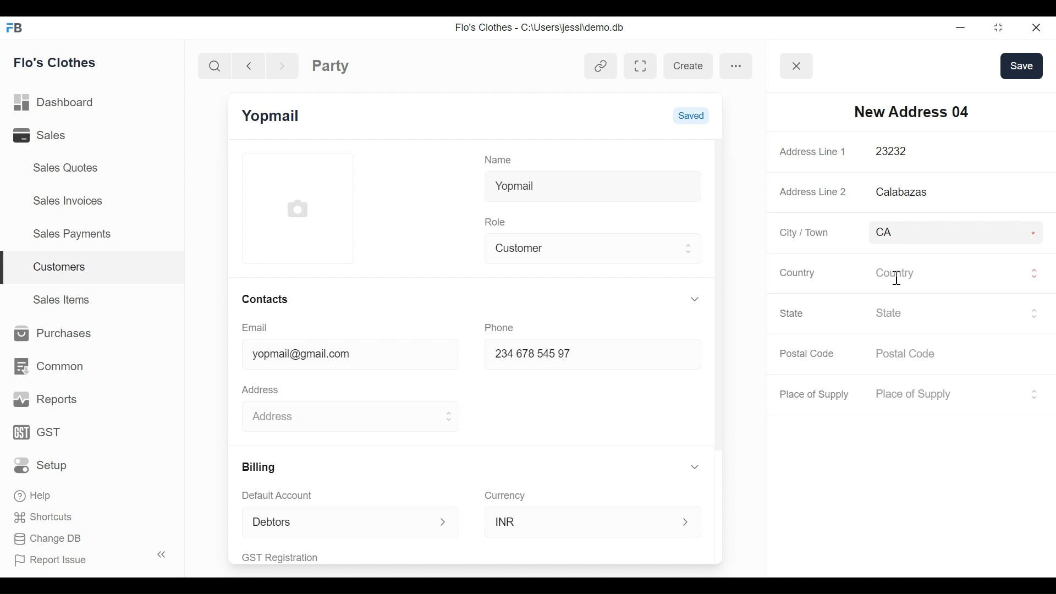  I want to click on New Address 04, so click(911, 111).